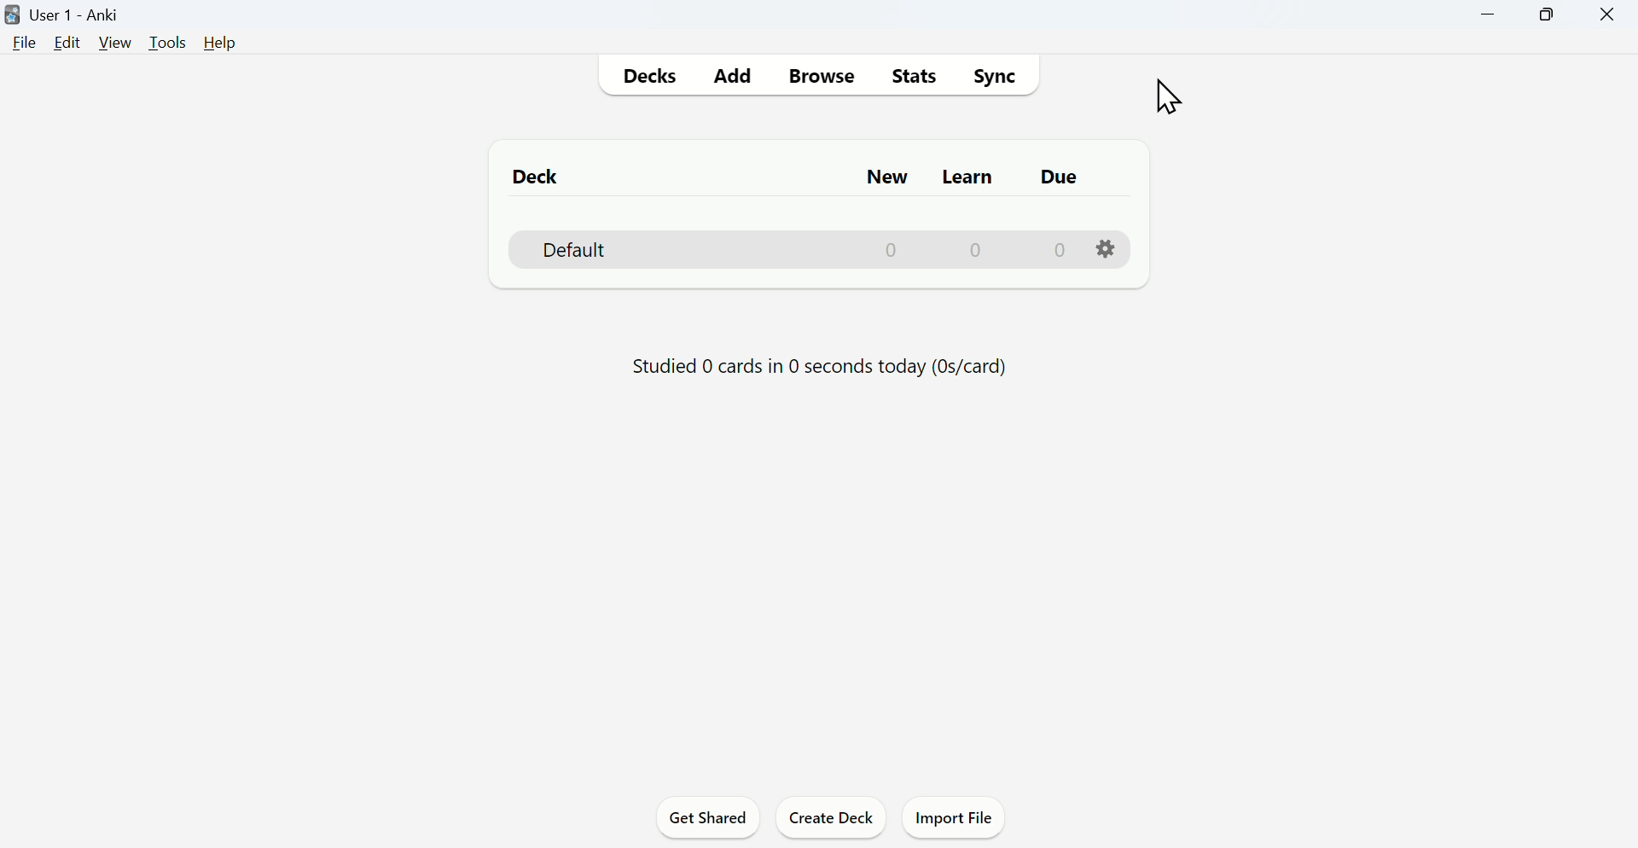 The width and height of the screenshot is (1638, 848). What do you see at coordinates (1489, 15) in the screenshot?
I see `Minimize` at bounding box center [1489, 15].